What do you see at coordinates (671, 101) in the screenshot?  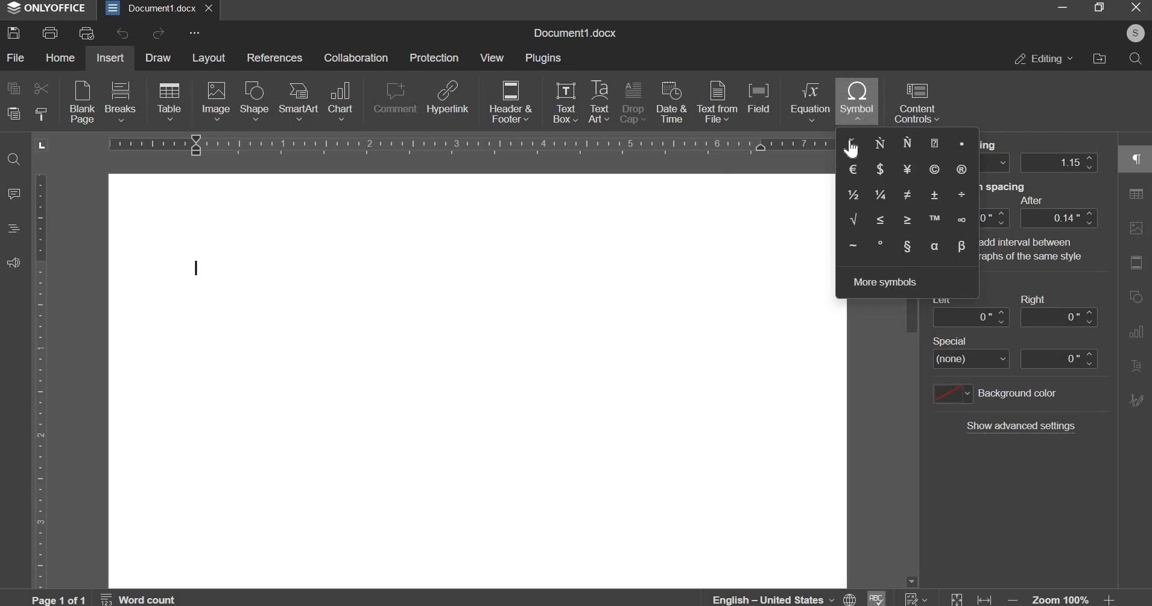 I see `date & time` at bounding box center [671, 101].